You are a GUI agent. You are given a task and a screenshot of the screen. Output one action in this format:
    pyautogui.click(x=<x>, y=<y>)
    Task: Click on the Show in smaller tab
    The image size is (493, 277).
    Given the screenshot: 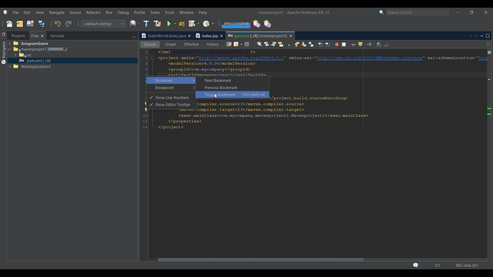 What is the action you would take?
    pyautogui.click(x=472, y=12)
    